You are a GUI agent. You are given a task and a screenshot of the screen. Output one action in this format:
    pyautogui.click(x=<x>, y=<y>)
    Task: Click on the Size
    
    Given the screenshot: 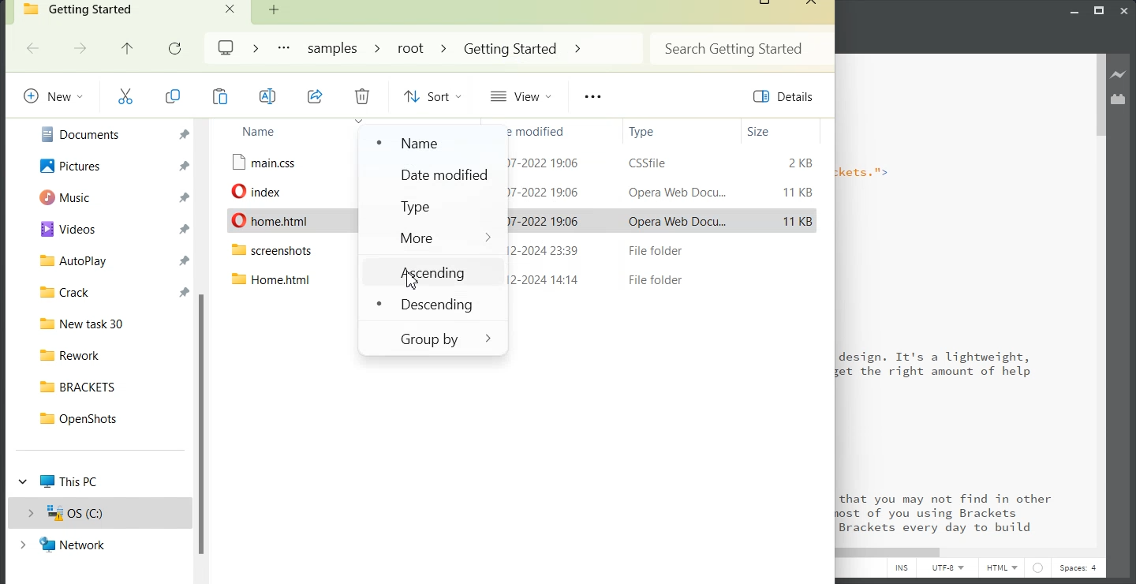 What is the action you would take?
    pyautogui.click(x=778, y=132)
    